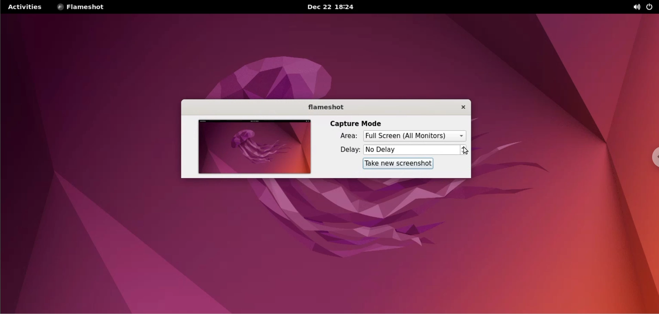 This screenshot has width=659, height=314. I want to click on close , so click(460, 108).